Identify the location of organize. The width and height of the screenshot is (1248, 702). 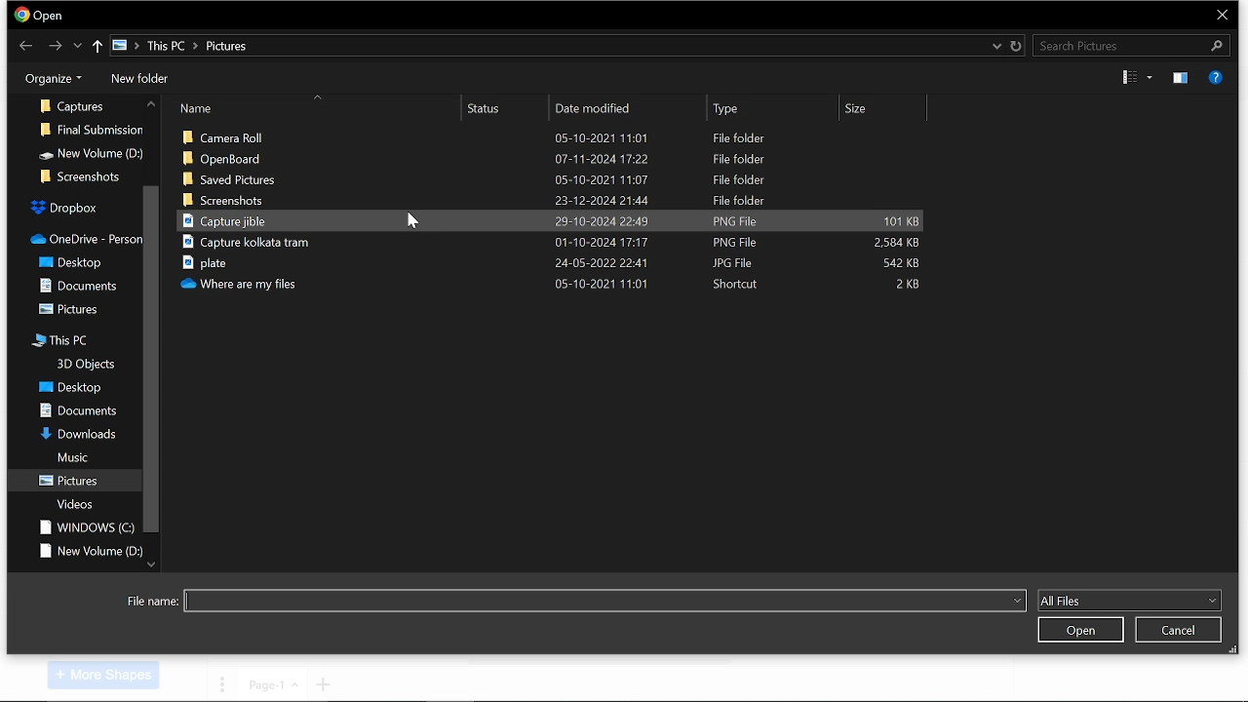
(49, 77).